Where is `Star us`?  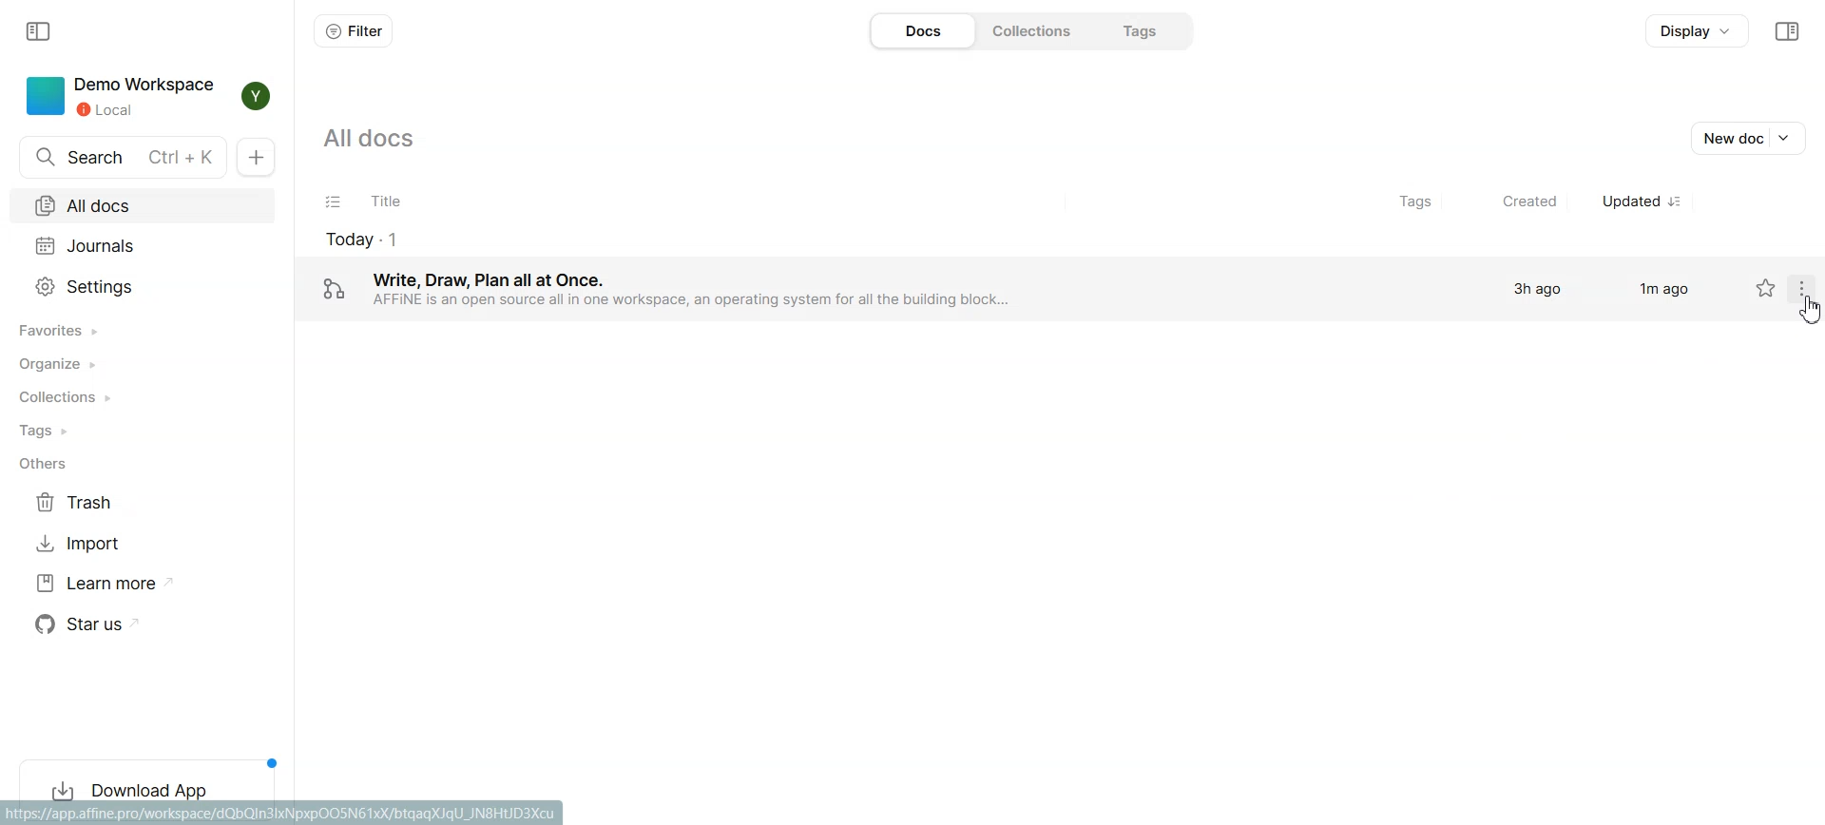
Star us is located at coordinates (126, 624).